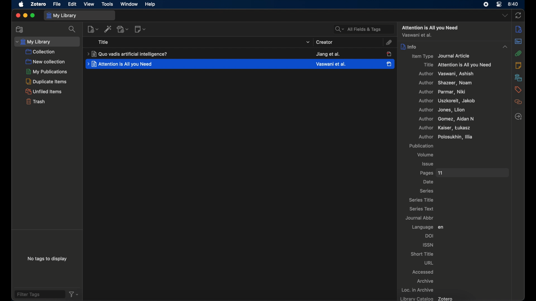 Image resolution: width=536 pixels, height=301 pixels. I want to click on series, so click(427, 191).